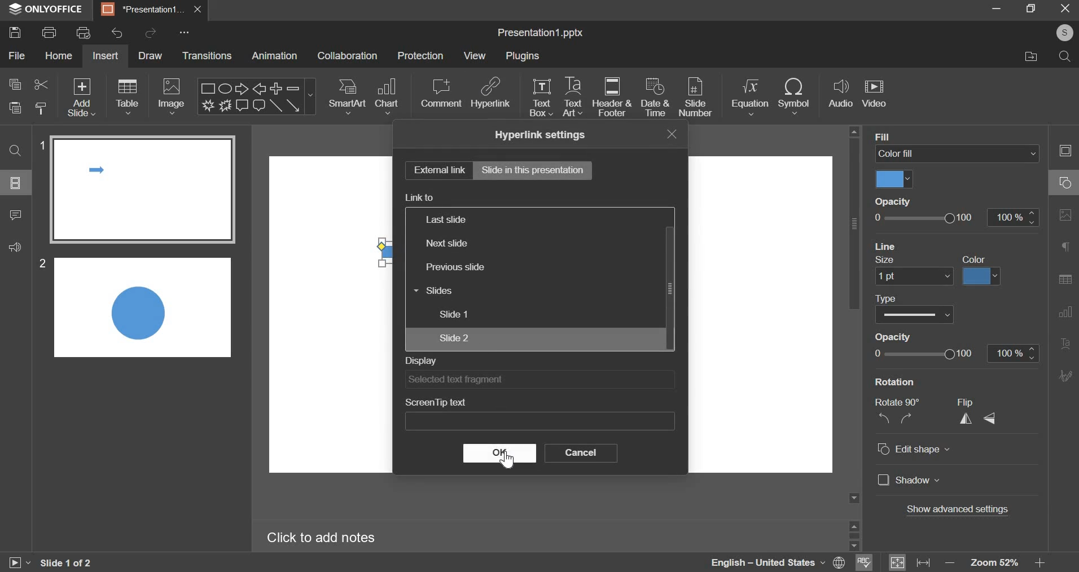  I want to click on increase zoom, so click(1039, 562).